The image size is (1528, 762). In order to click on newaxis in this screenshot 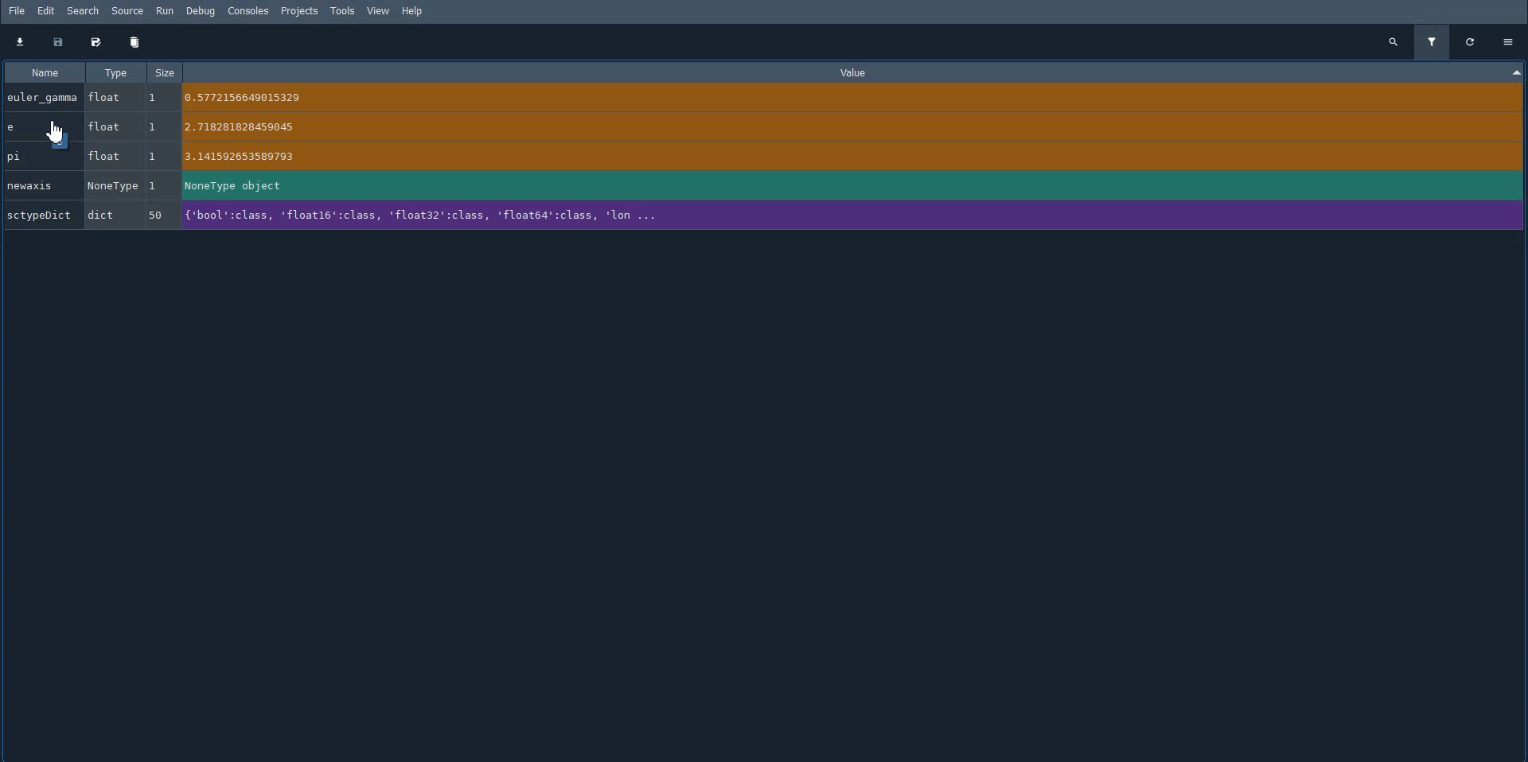, I will do `click(764, 186)`.